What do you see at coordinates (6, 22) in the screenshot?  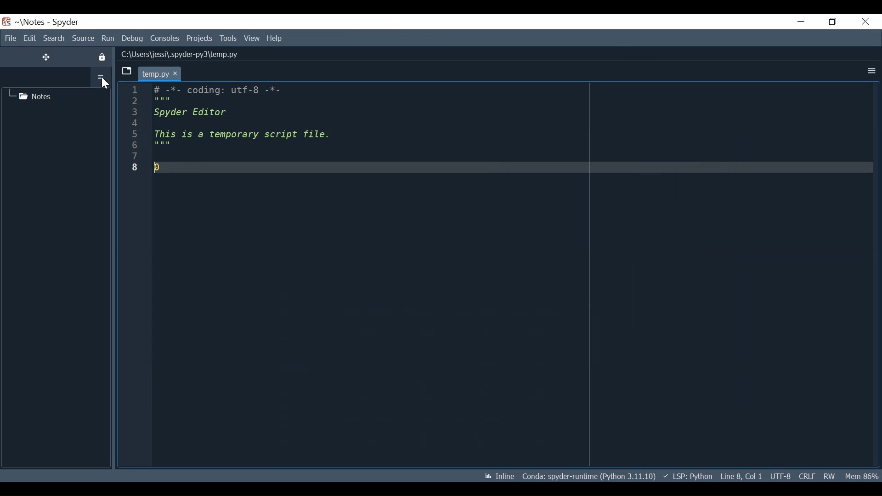 I see `Spyder Desktop Icon` at bounding box center [6, 22].